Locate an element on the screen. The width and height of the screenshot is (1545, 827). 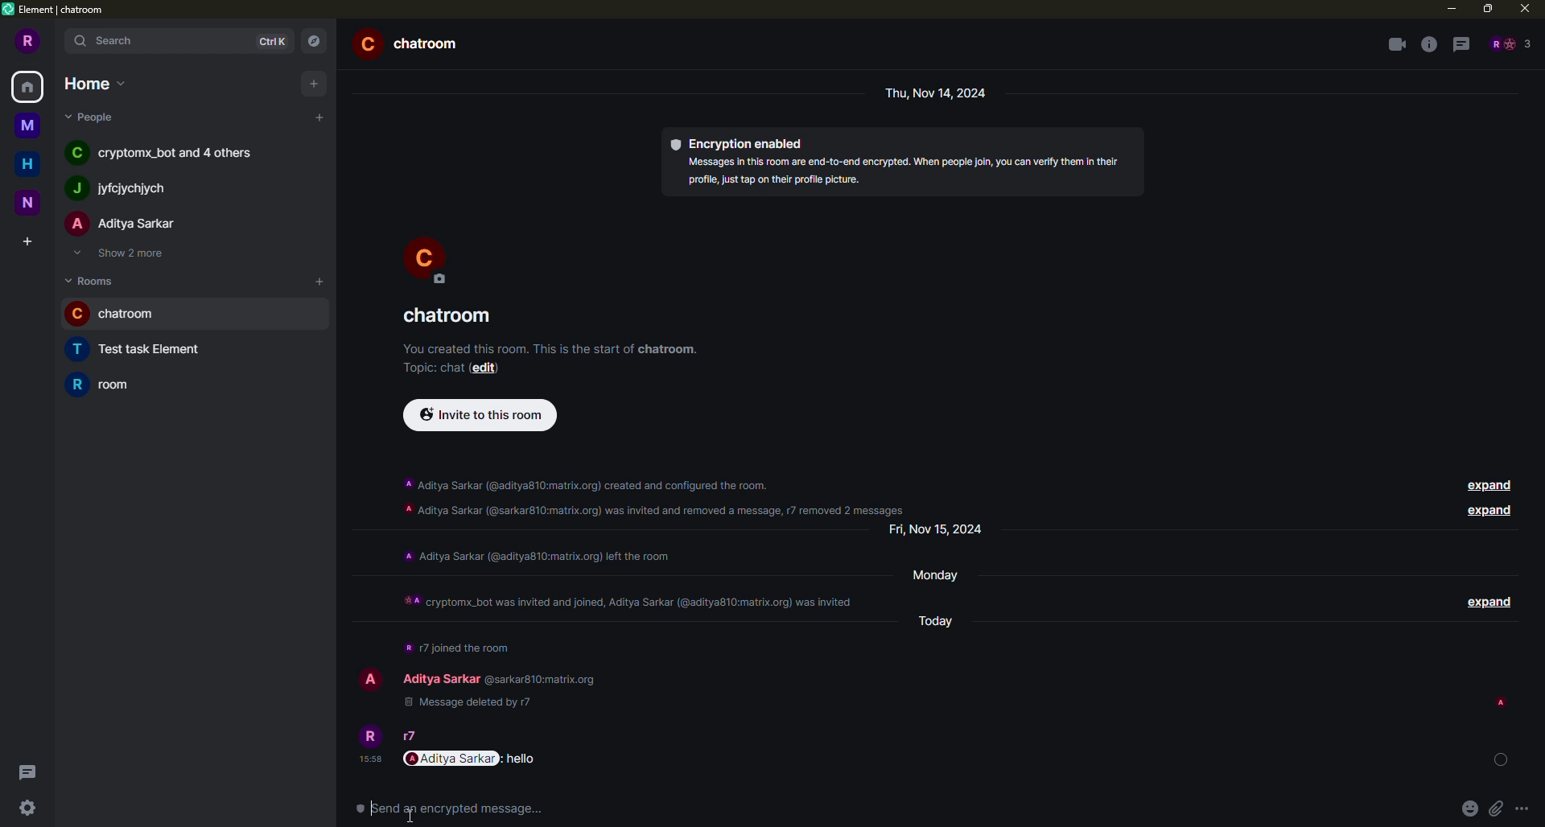
home is located at coordinates (29, 85).